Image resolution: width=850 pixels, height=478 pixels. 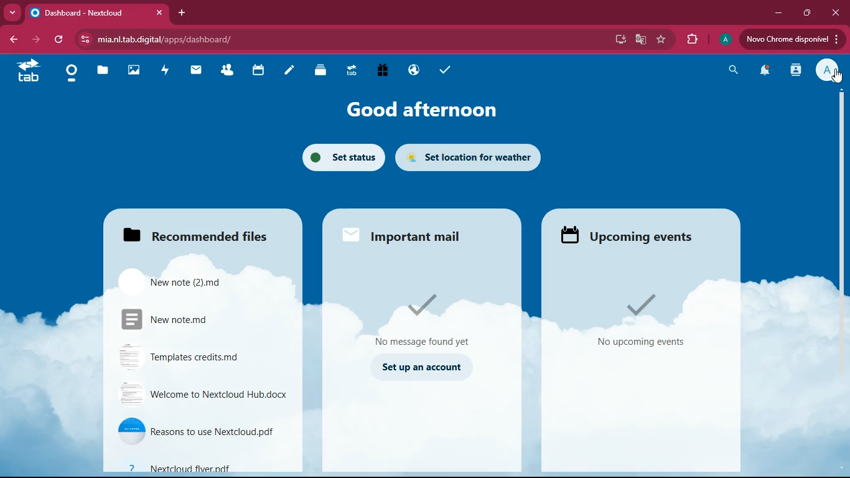 What do you see at coordinates (194, 233) in the screenshot?
I see `files` at bounding box center [194, 233].